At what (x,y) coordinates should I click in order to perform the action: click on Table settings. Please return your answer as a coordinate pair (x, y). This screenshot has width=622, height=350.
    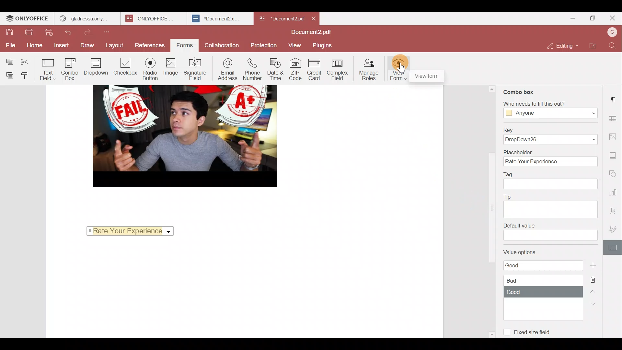
    Looking at the image, I should click on (615, 118).